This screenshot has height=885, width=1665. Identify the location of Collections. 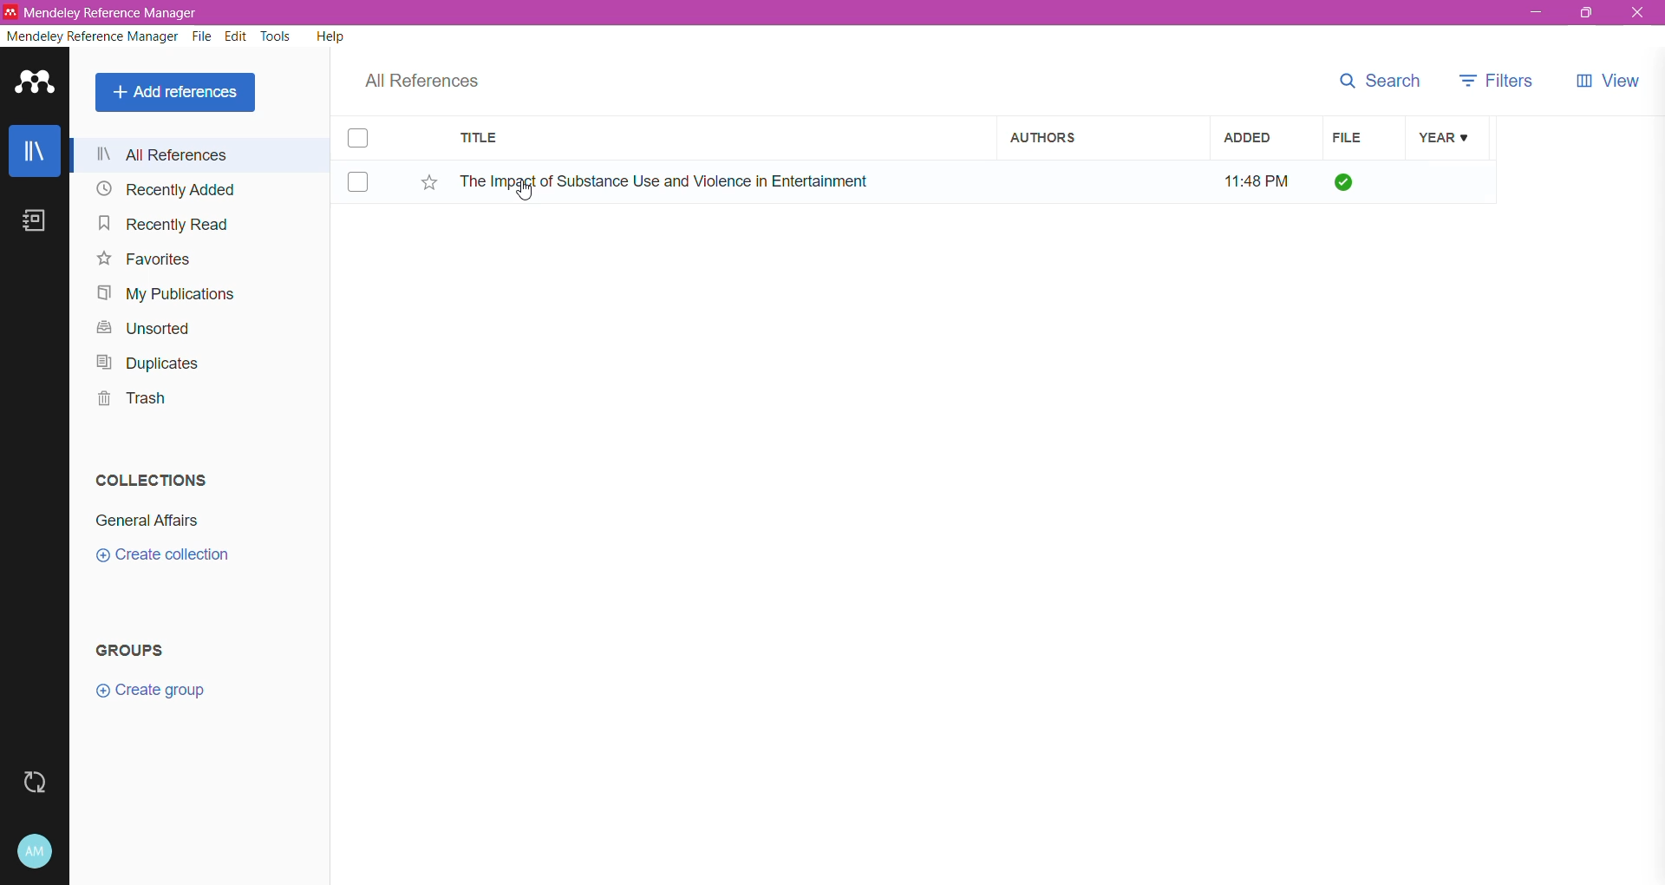
(152, 479).